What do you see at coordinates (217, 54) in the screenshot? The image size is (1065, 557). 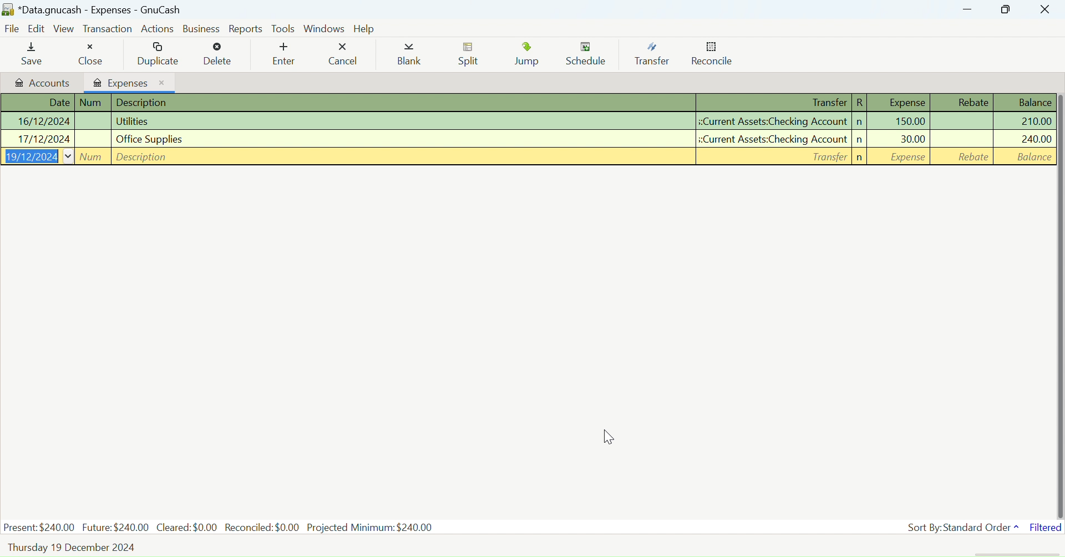 I see `Delete` at bounding box center [217, 54].